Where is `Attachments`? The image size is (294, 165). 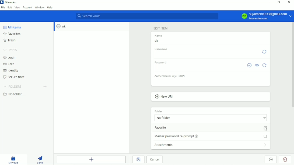
Attachments is located at coordinates (210, 145).